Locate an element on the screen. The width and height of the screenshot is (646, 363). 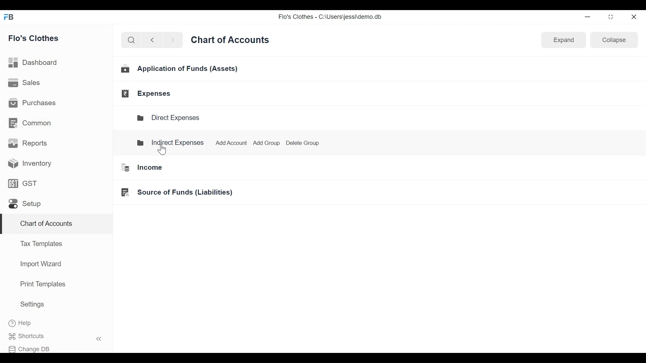
Change DB is located at coordinates (33, 348).